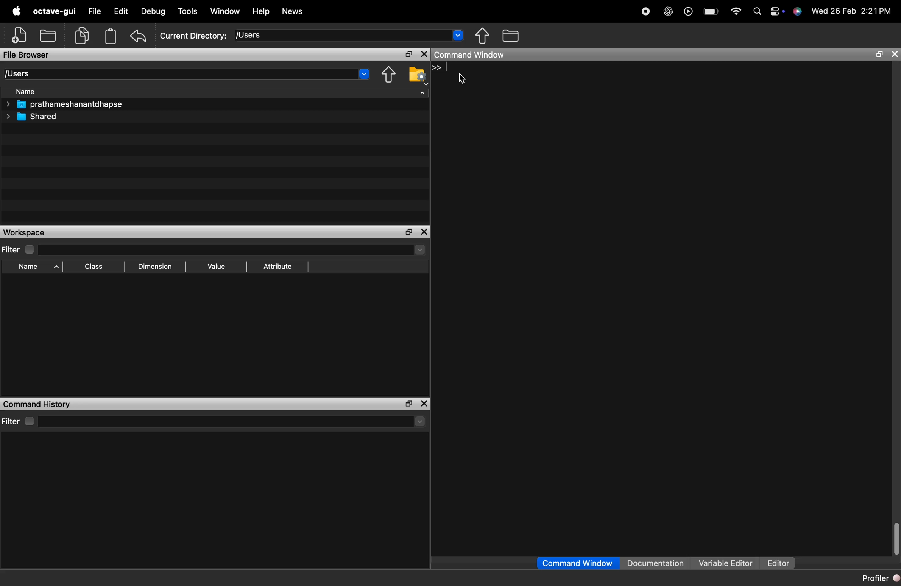 The width and height of the screenshot is (901, 586). What do you see at coordinates (457, 35) in the screenshot?
I see `dropdown` at bounding box center [457, 35].